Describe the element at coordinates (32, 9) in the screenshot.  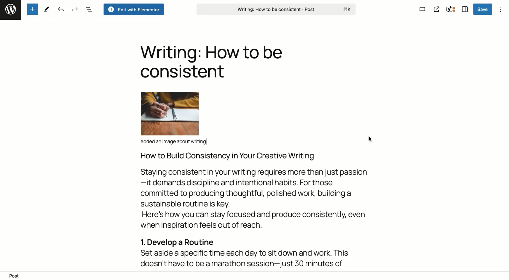
I see `Add new block` at that location.